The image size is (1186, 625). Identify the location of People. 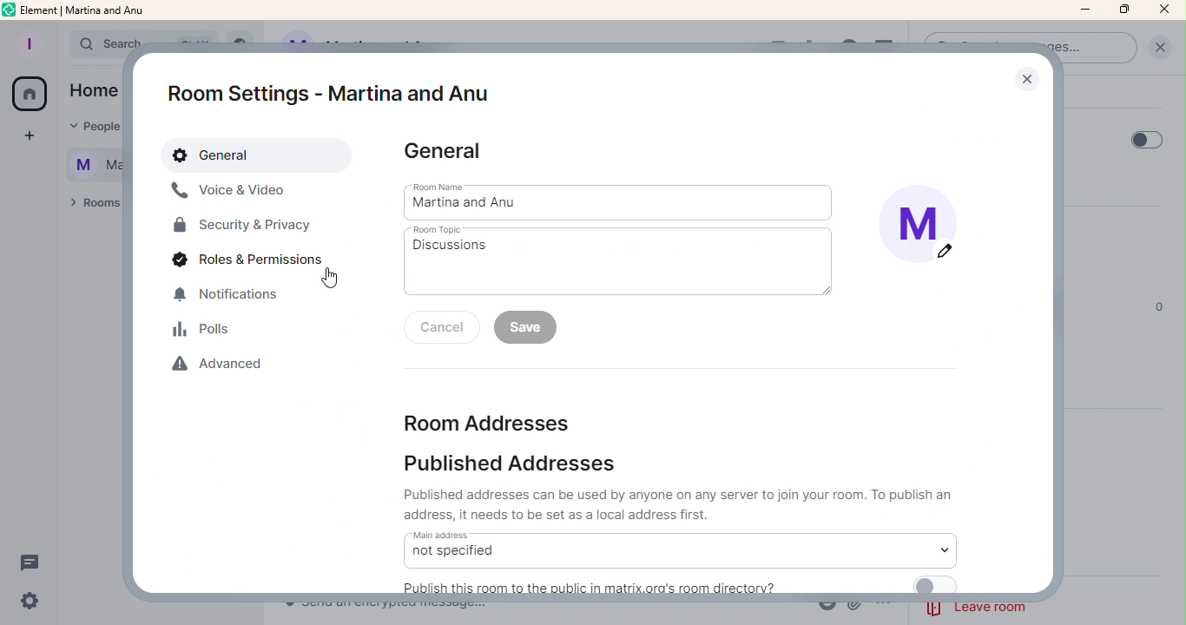
(94, 128).